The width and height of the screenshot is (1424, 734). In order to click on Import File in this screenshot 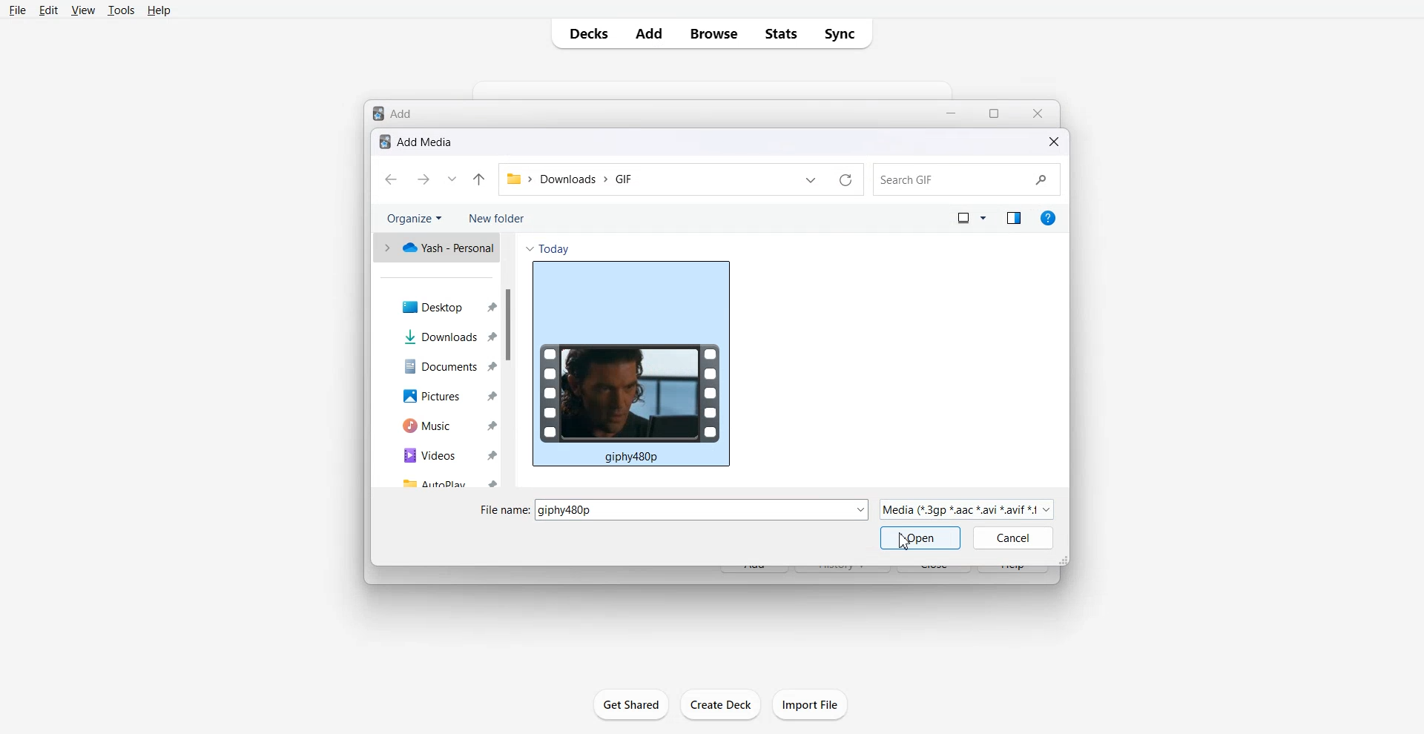, I will do `click(811, 704)`.